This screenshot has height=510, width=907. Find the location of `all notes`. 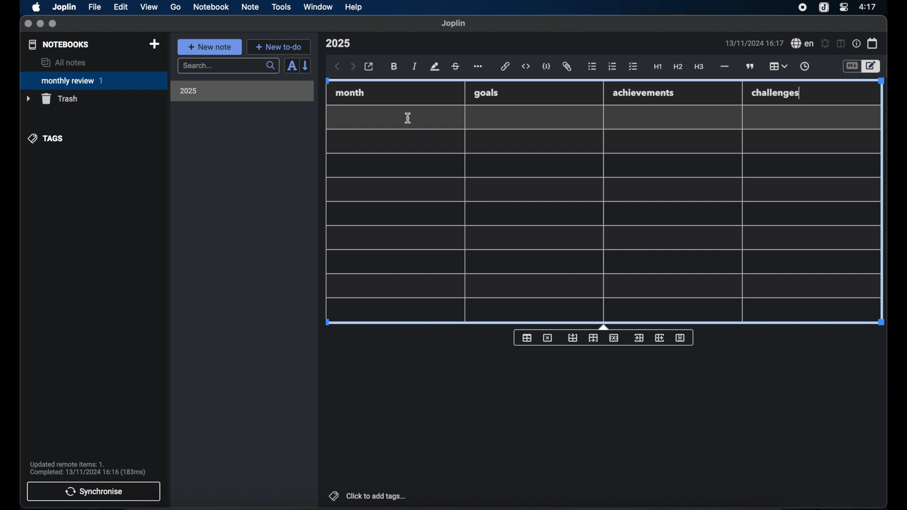

all notes is located at coordinates (63, 62).